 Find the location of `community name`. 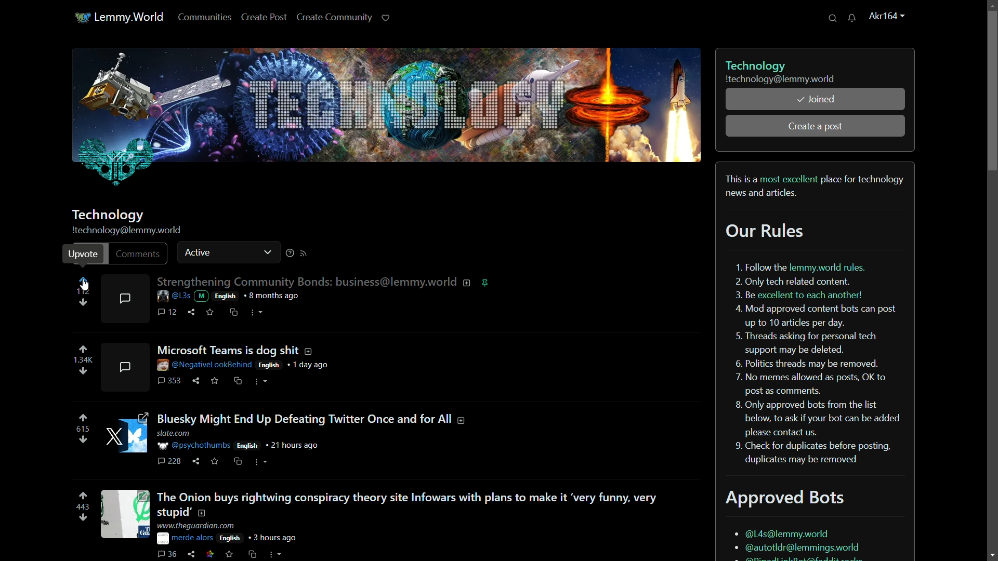

community name is located at coordinates (110, 216).